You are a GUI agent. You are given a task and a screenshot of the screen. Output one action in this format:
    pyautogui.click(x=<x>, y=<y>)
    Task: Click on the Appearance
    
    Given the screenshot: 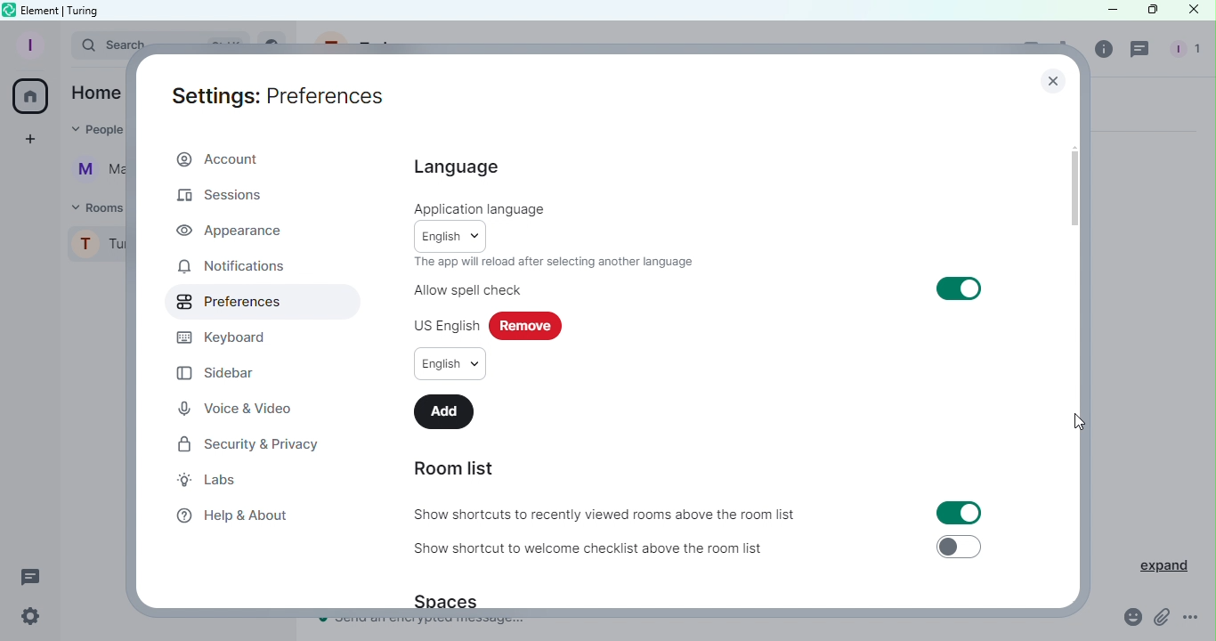 What is the action you would take?
    pyautogui.click(x=231, y=231)
    